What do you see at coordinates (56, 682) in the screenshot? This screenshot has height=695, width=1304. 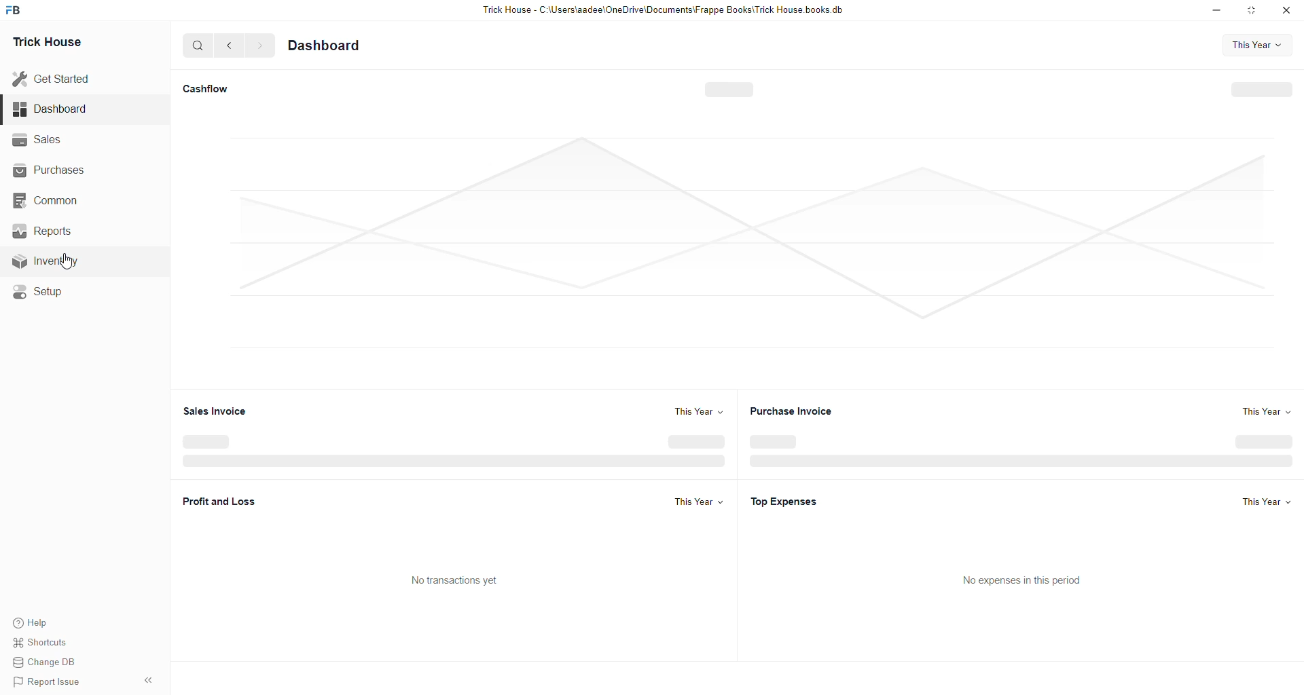 I see `Report issue` at bounding box center [56, 682].